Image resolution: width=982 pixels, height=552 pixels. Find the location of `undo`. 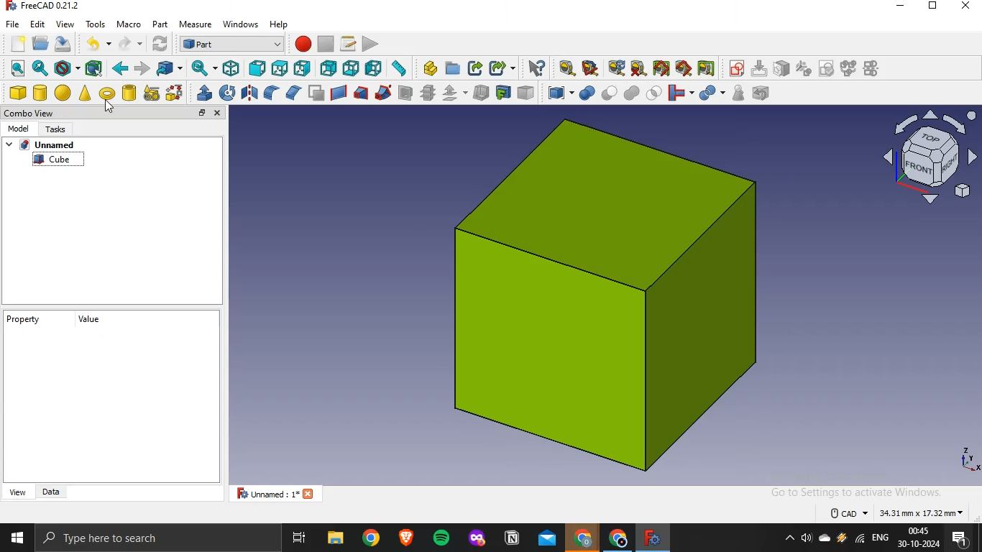

undo is located at coordinates (94, 44).